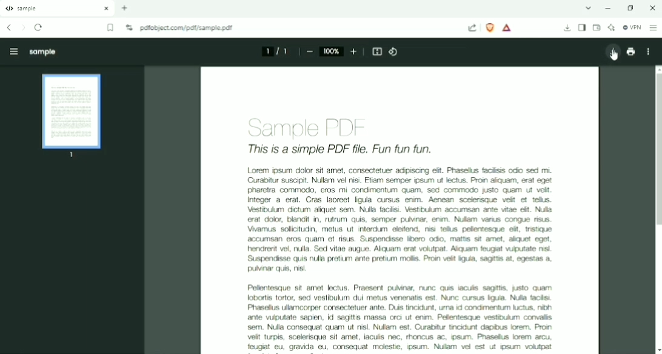 This screenshot has height=354, width=662. Describe the element at coordinates (274, 51) in the screenshot. I see `Page number` at that location.